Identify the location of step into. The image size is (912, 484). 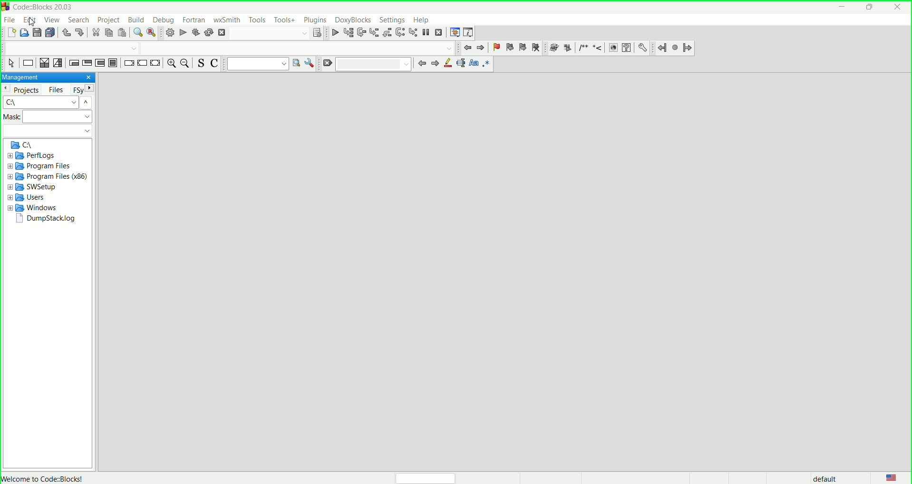
(374, 32).